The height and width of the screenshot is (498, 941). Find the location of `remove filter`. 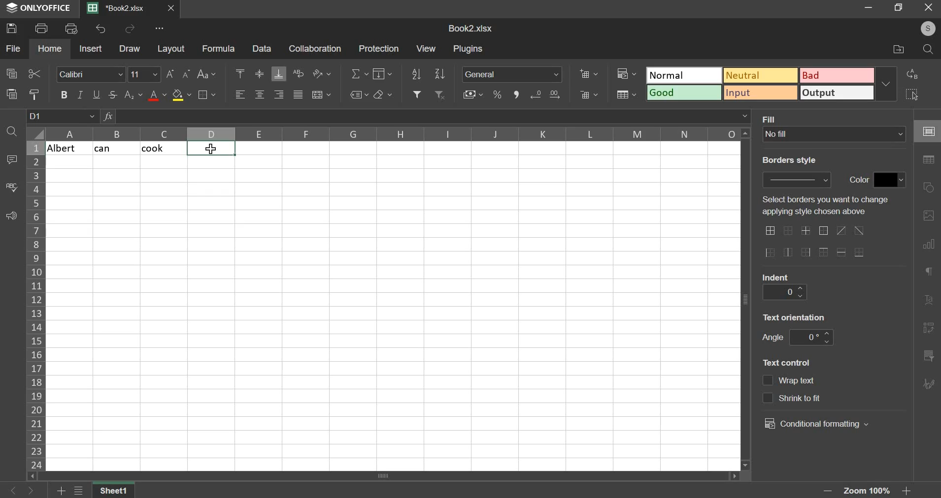

remove filter is located at coordinates (441, 94).